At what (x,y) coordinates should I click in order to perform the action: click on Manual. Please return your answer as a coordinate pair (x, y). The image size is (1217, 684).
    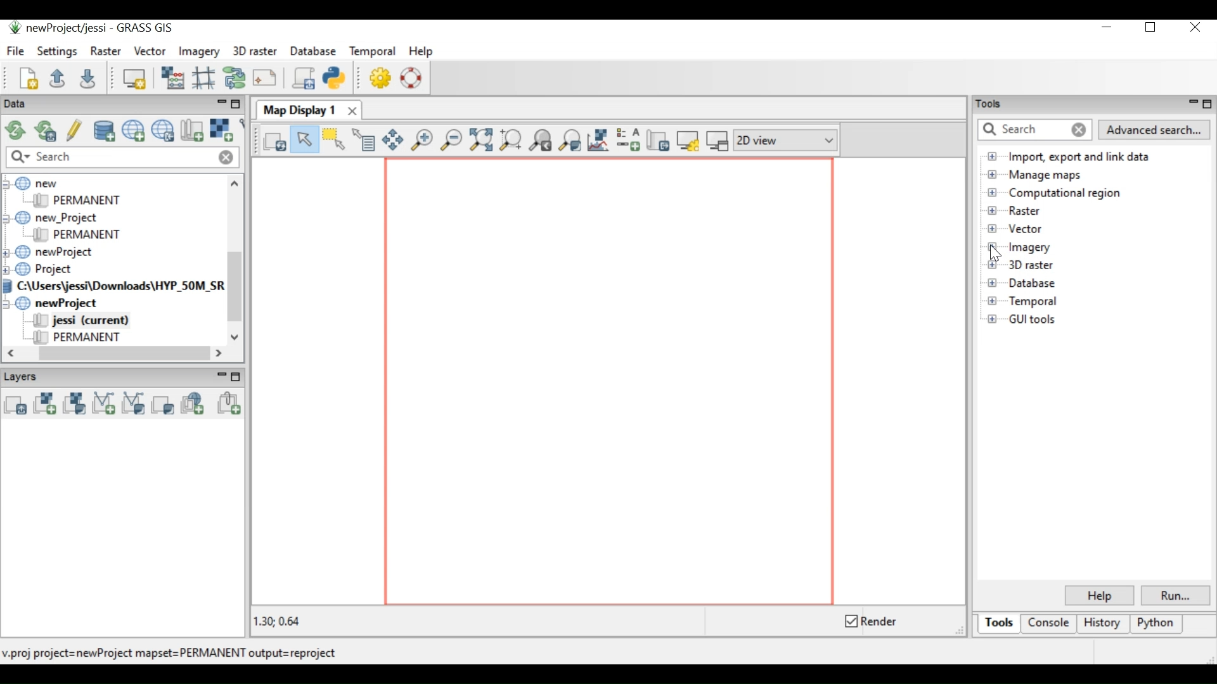
    Looking at the image, I should click on (412, 79).